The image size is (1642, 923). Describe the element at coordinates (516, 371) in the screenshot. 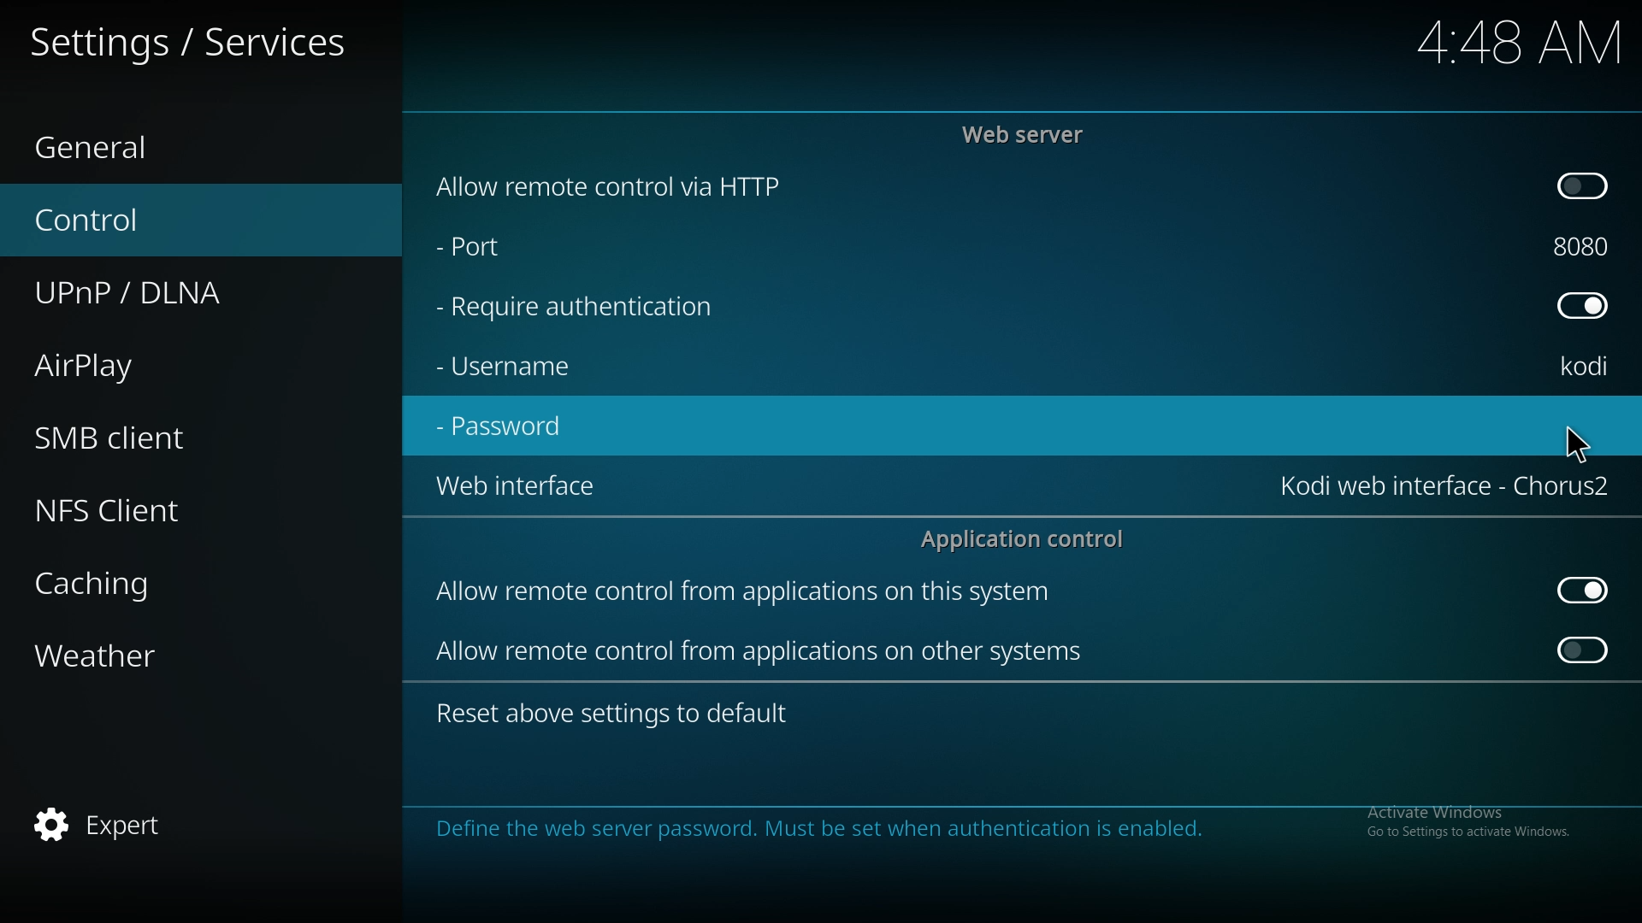

I see `username` at that location.